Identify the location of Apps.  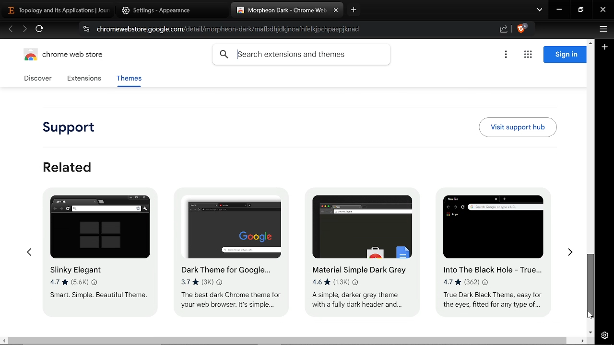
(528, 55).